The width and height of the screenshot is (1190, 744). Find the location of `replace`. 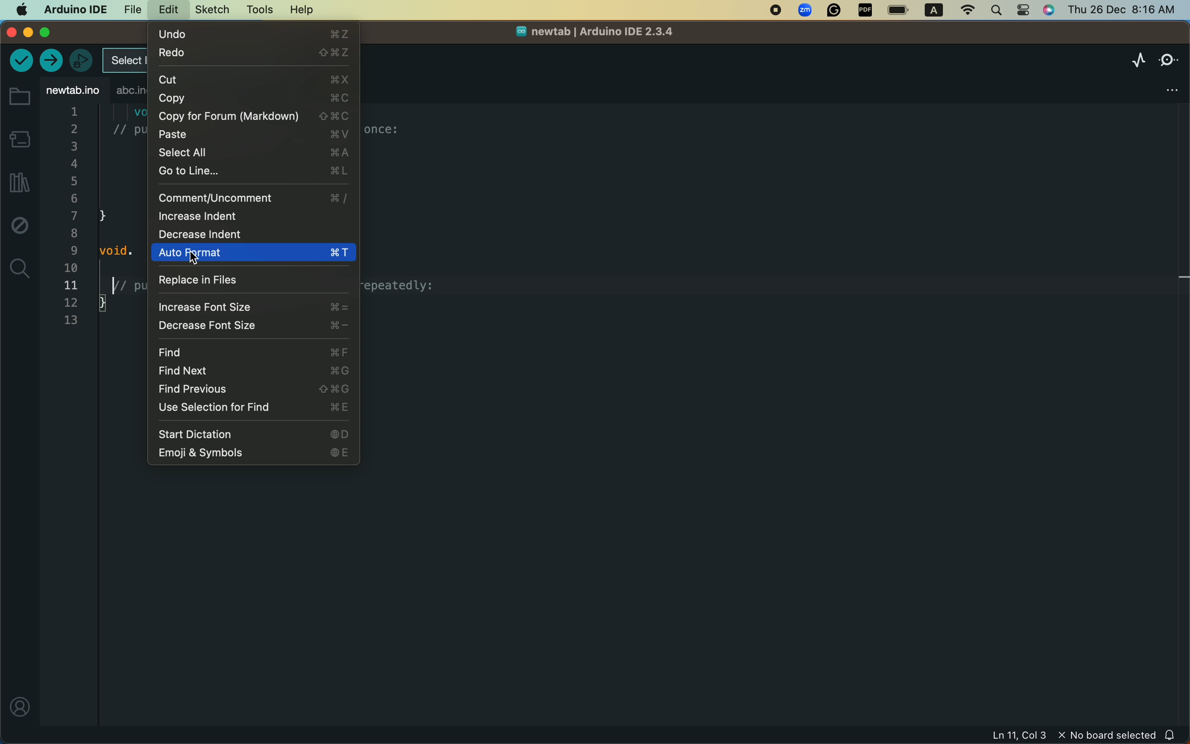

replace is located at coordinates (250, 280).